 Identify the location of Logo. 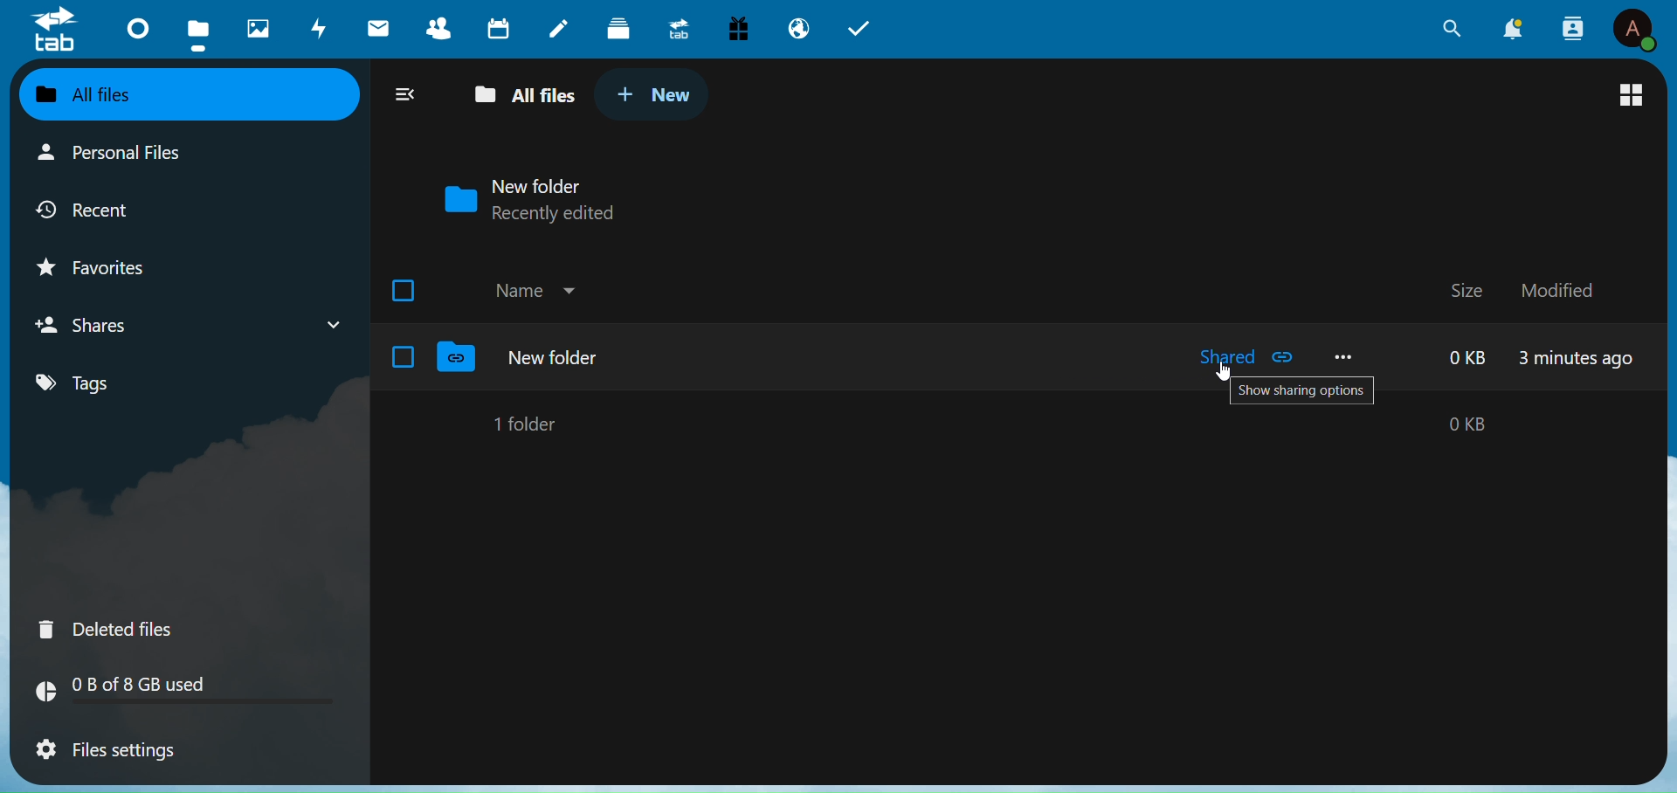
(56, 32).